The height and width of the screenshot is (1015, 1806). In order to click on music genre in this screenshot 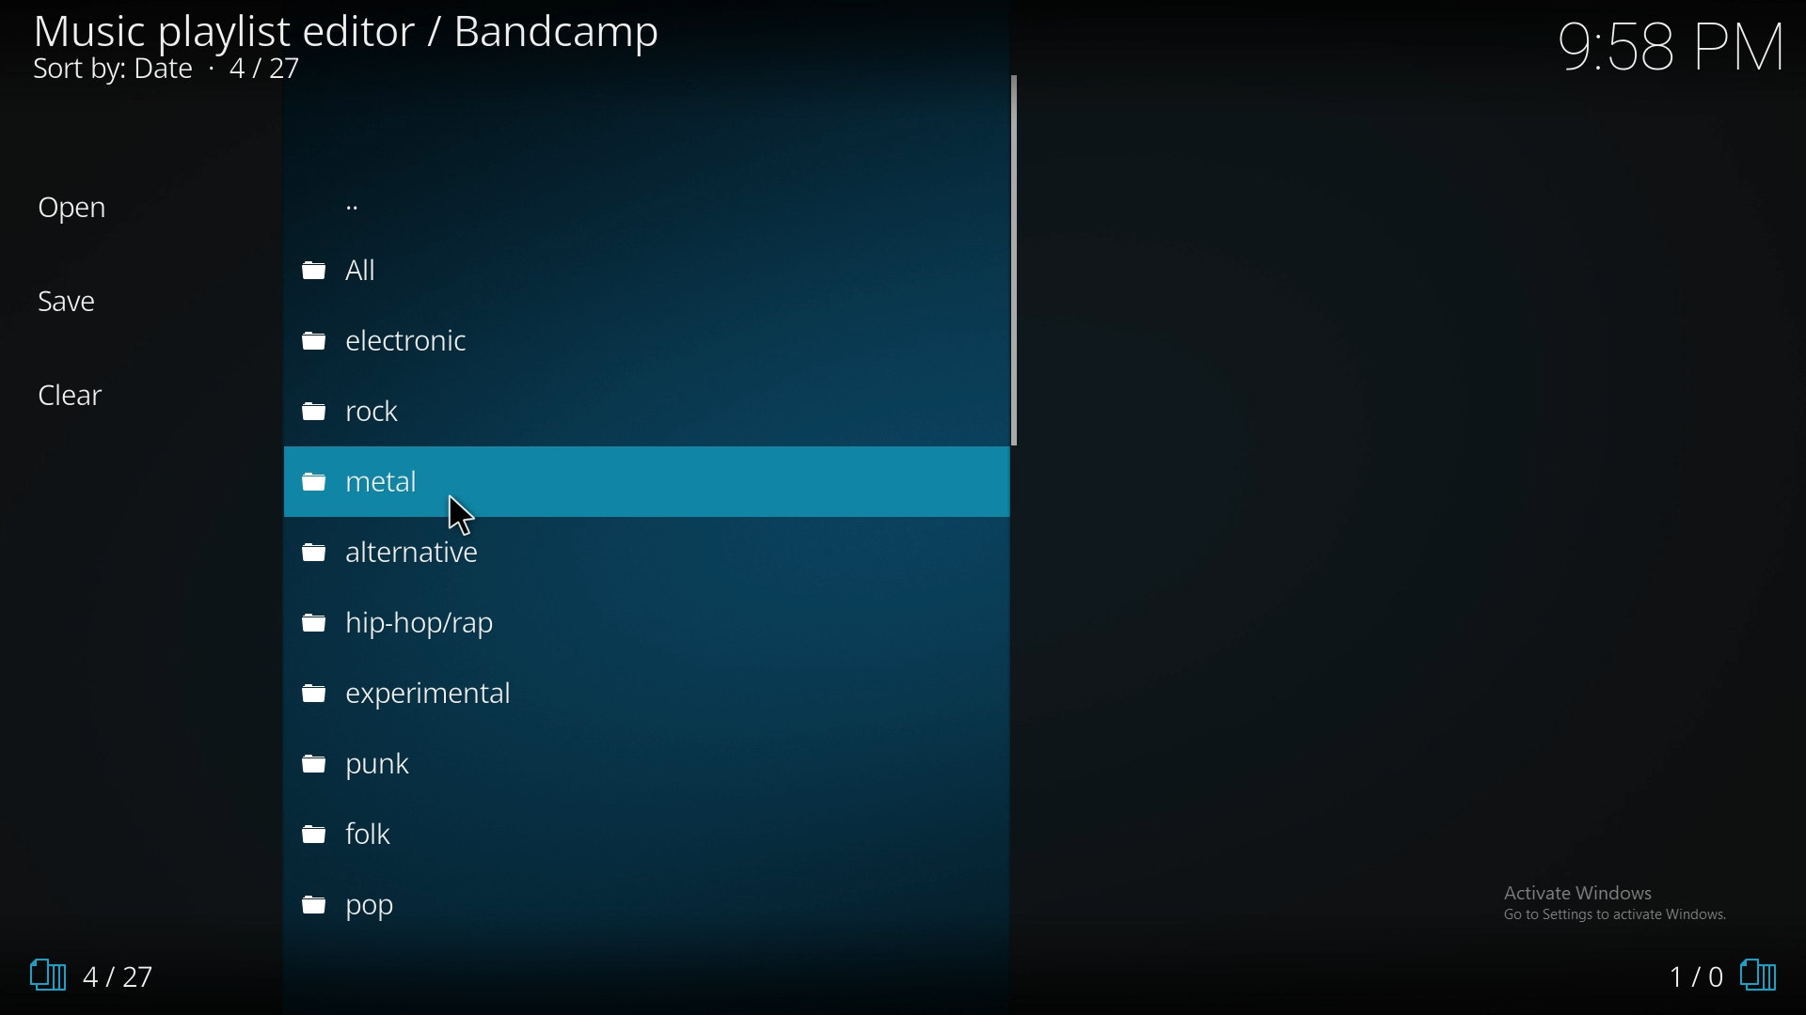, I will do `click(483, 411)`.